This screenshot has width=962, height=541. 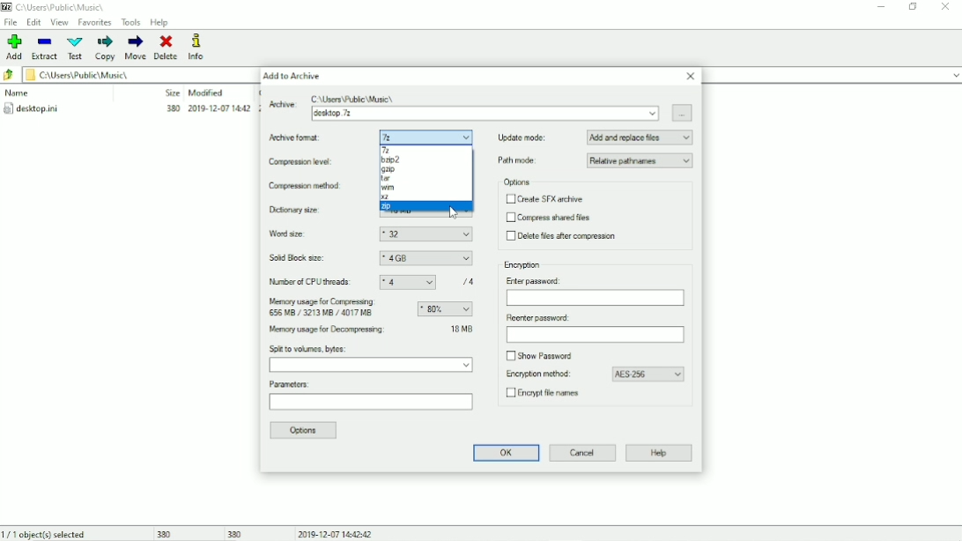 I want to click on Restore down, so click(x=914, y=6).